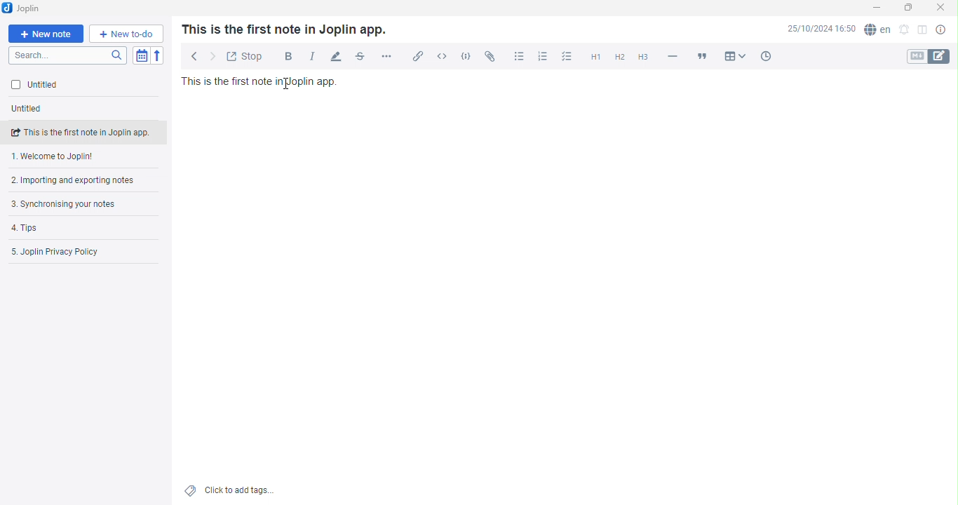  I want to click on Minimize, so click(878, 8).